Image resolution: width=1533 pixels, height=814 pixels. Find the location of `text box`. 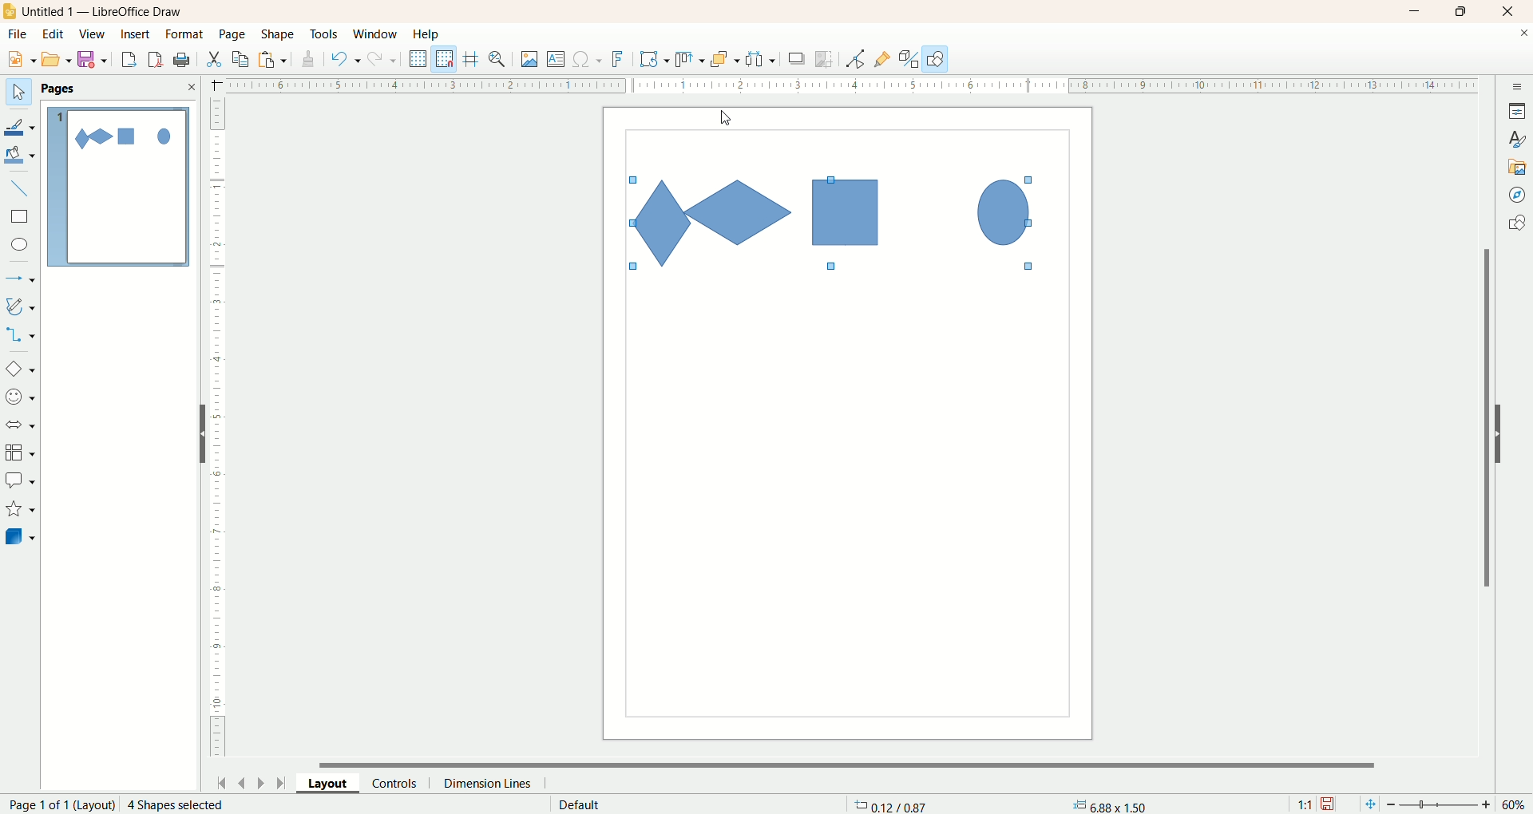

text box is located at coordinates (557, 61).